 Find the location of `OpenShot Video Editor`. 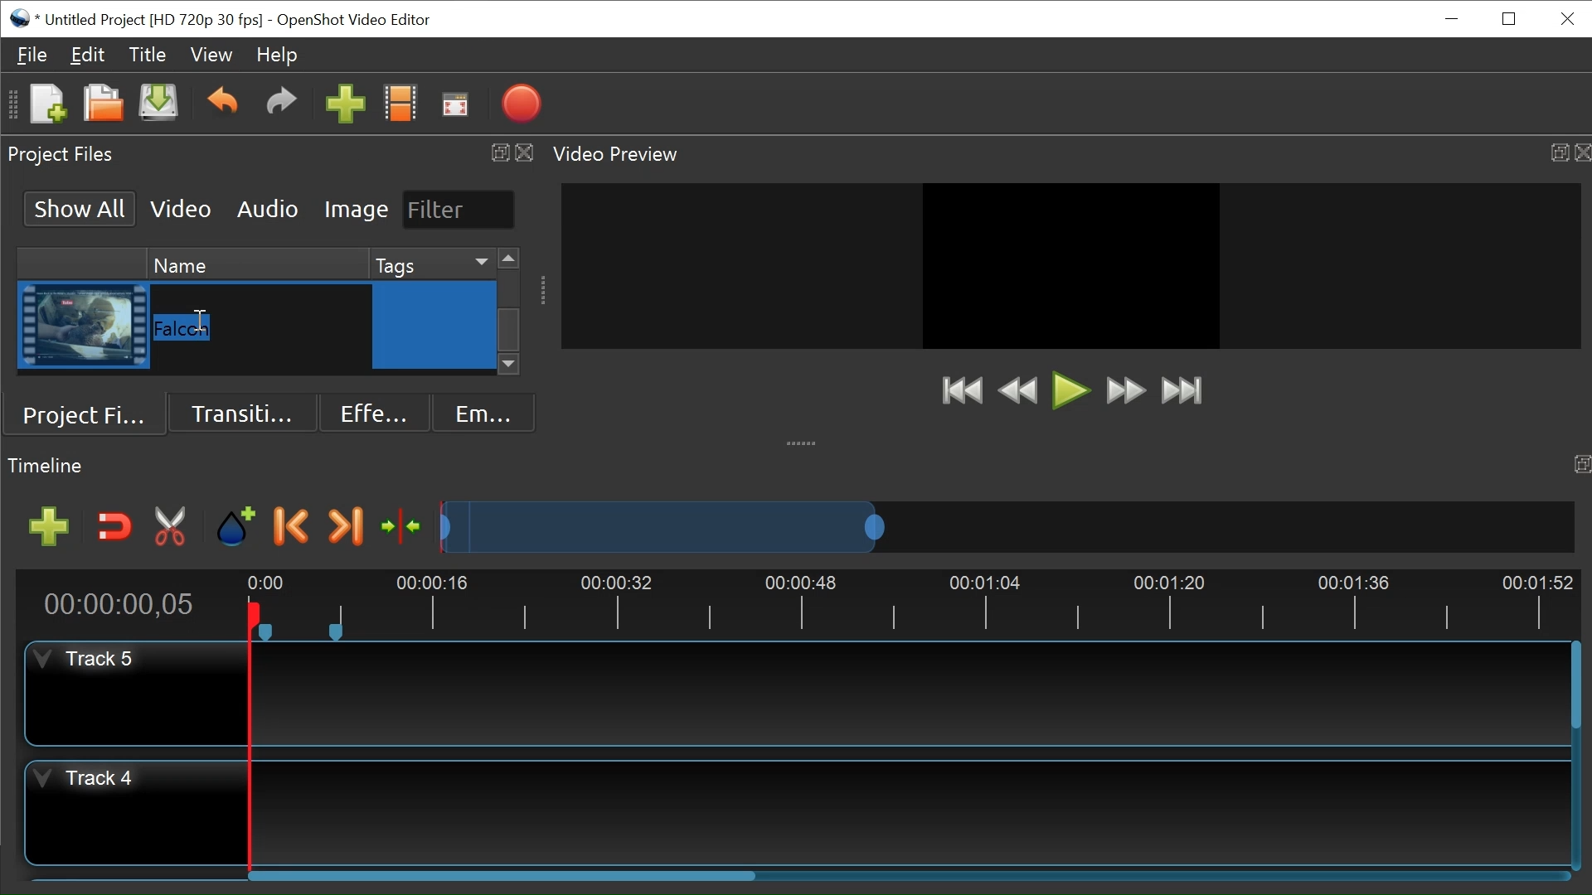

OpenShot Video Editor is located at coordinates (352, 20).